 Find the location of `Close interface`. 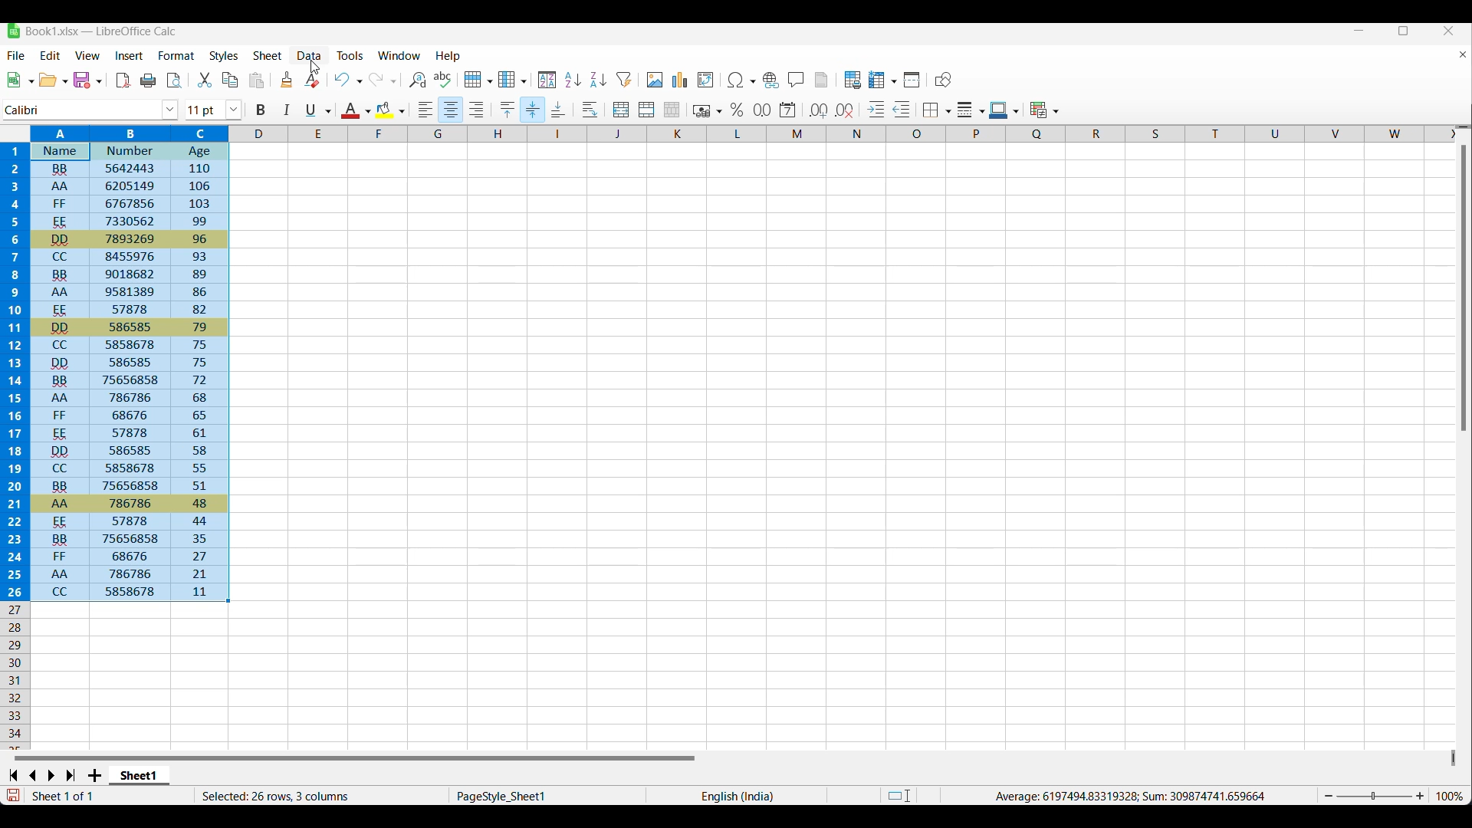

Close interface is located at coordinates (1449, 31).